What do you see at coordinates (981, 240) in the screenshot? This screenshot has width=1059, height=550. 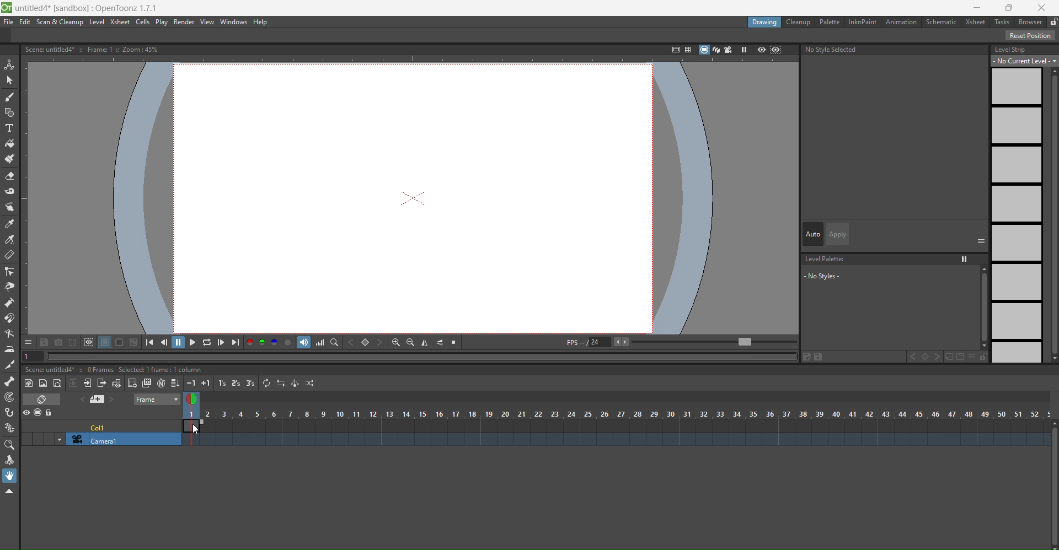 I see `options` at bounding box center [981, 240].